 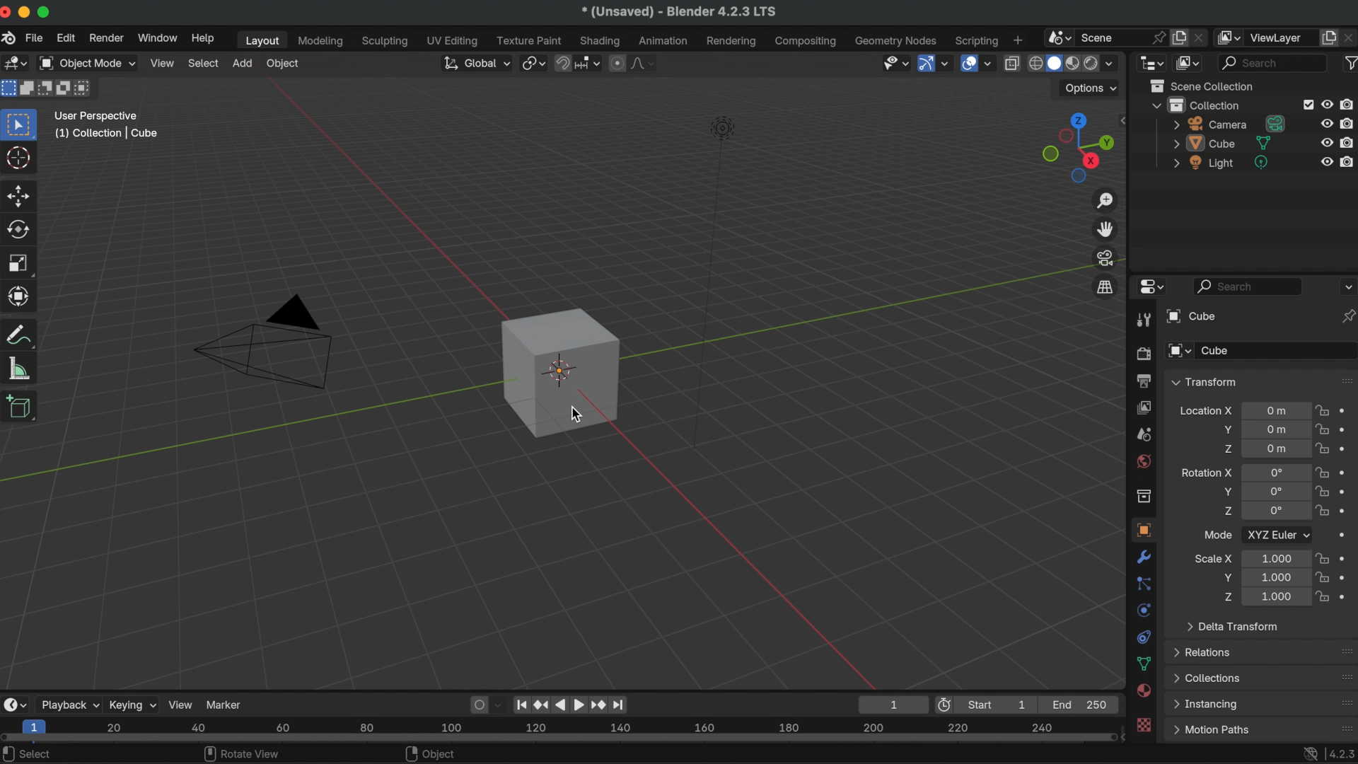 What do you see at coordinates (20, 195) in the screenshot?
I see `move` at bounding box center [20, 195].